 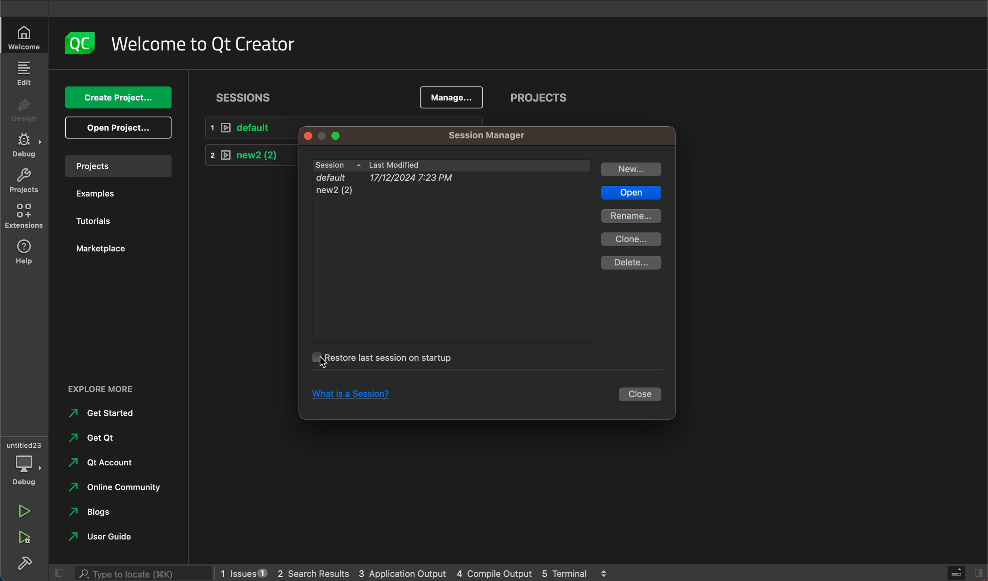 What do you see at coordinates (631, 261) in the screenshot?
I see `delete` at bounding box center [631, 261].